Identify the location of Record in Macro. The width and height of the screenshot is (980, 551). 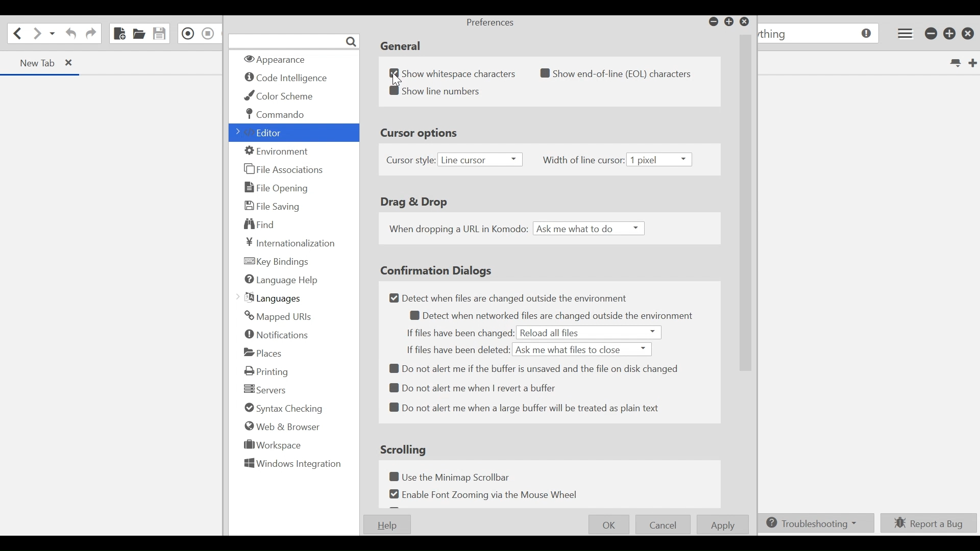
(186, 34).